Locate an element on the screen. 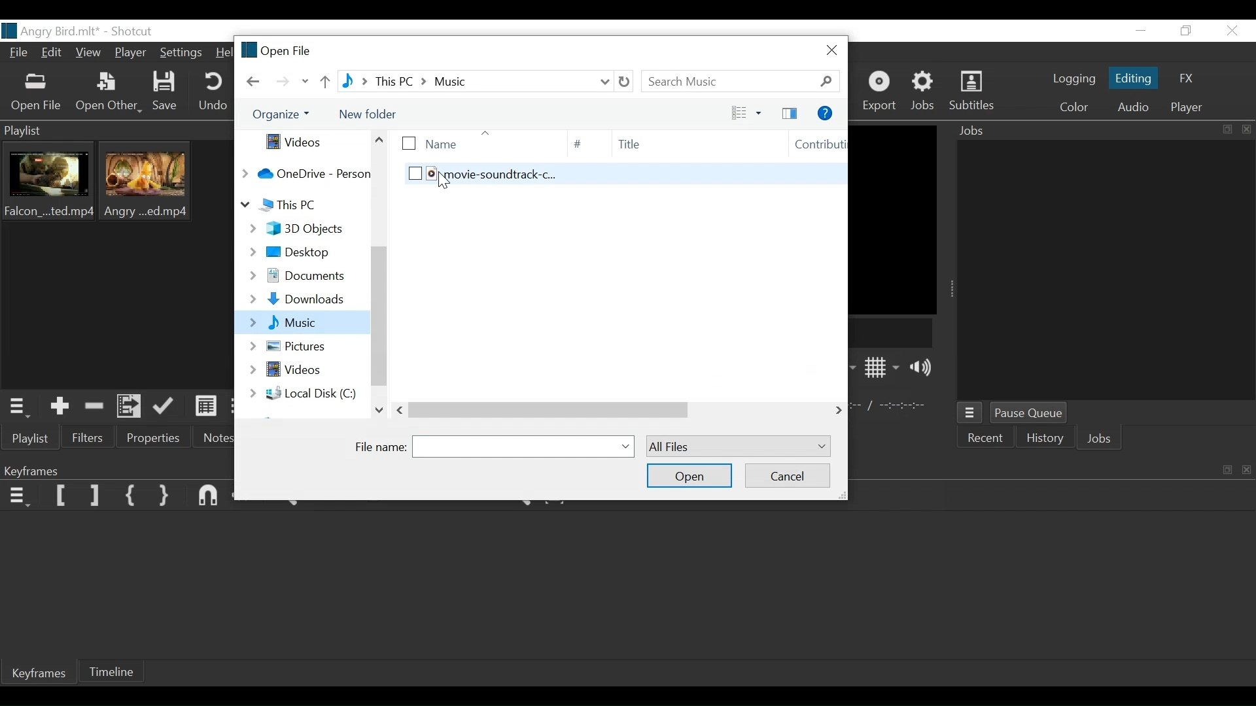 The image size is (1256, 706).  is located at coordinates (597, 410).